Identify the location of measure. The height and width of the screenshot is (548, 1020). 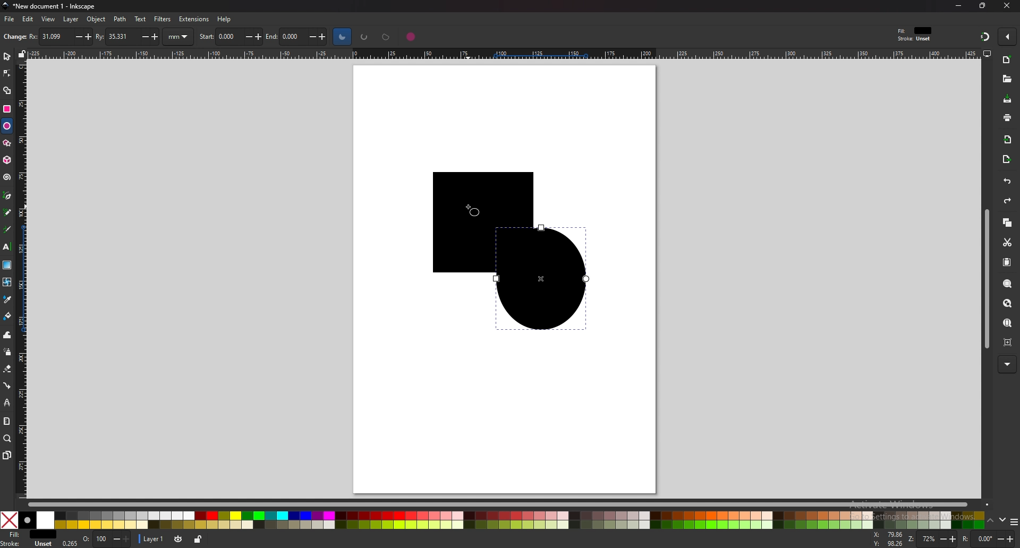
(7, 422).